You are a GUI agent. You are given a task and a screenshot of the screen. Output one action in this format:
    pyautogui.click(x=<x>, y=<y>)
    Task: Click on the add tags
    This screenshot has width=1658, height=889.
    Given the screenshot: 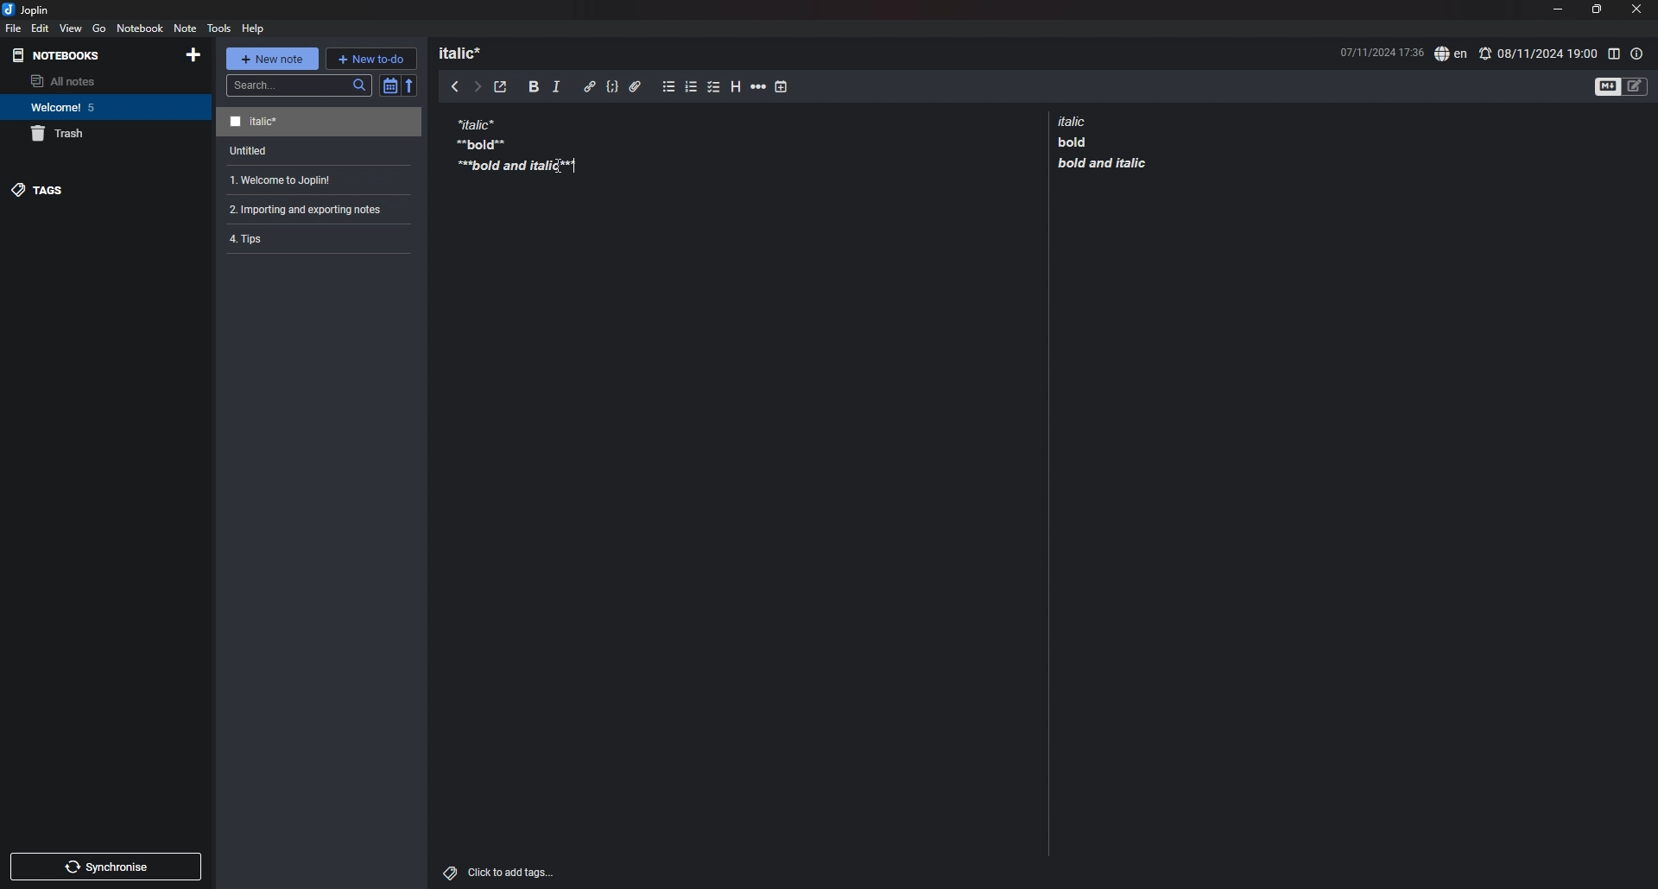 What is the action you would take?
    pyautogui.click(x=501, y=873)
    